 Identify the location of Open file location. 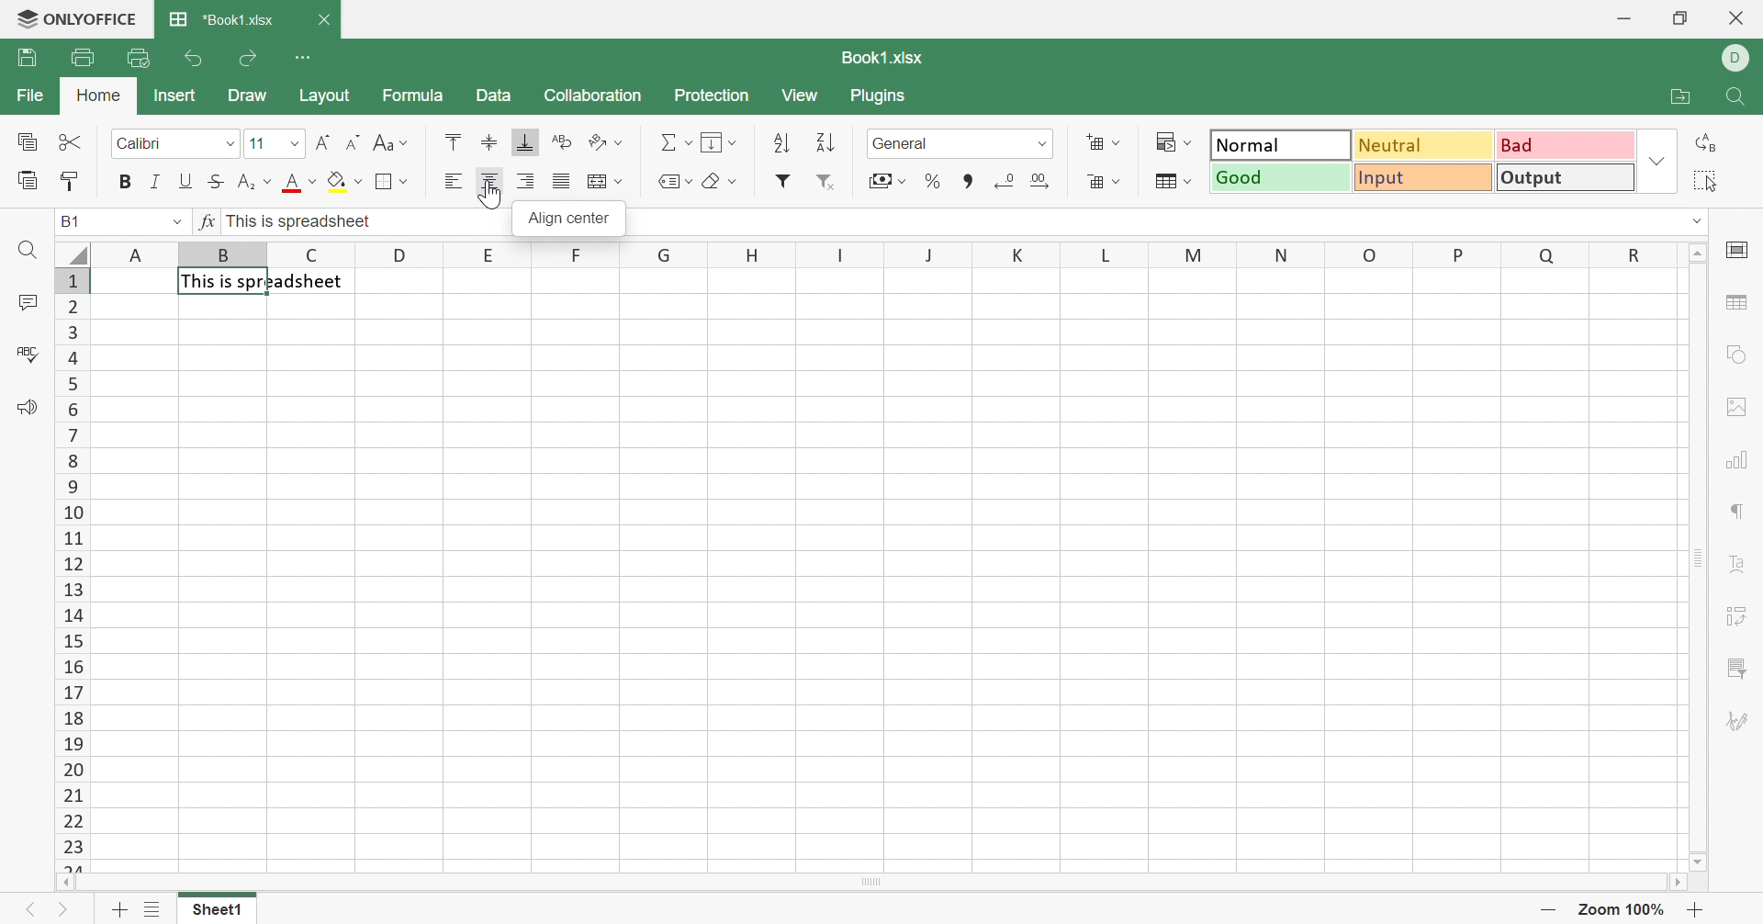
(1676, 99).